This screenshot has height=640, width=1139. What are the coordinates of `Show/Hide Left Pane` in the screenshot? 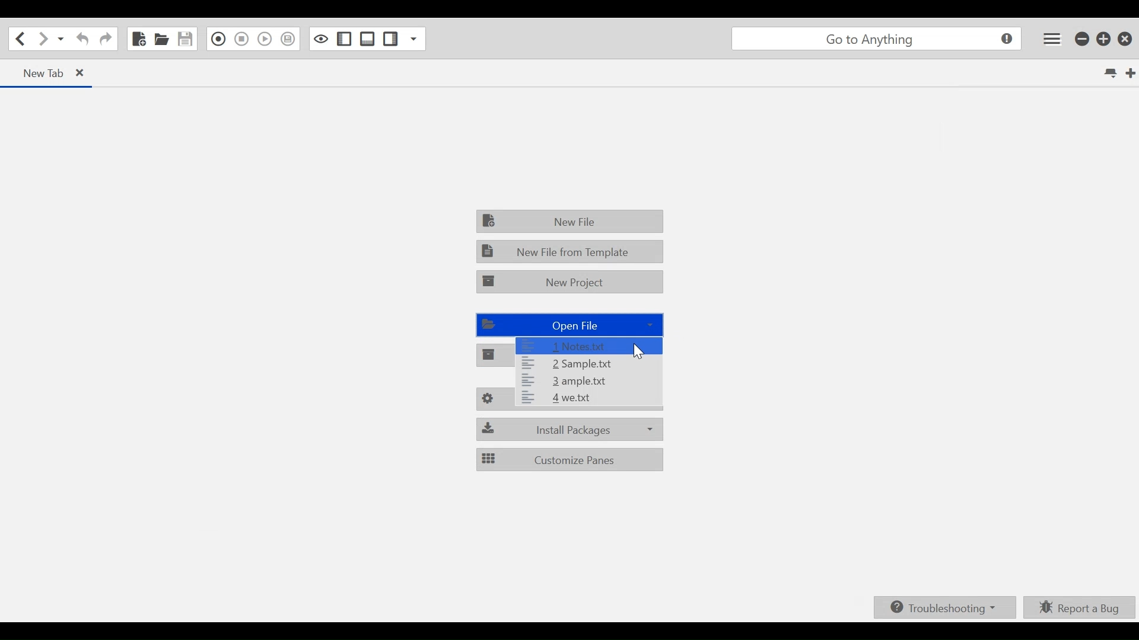 It's located at (390, 39).